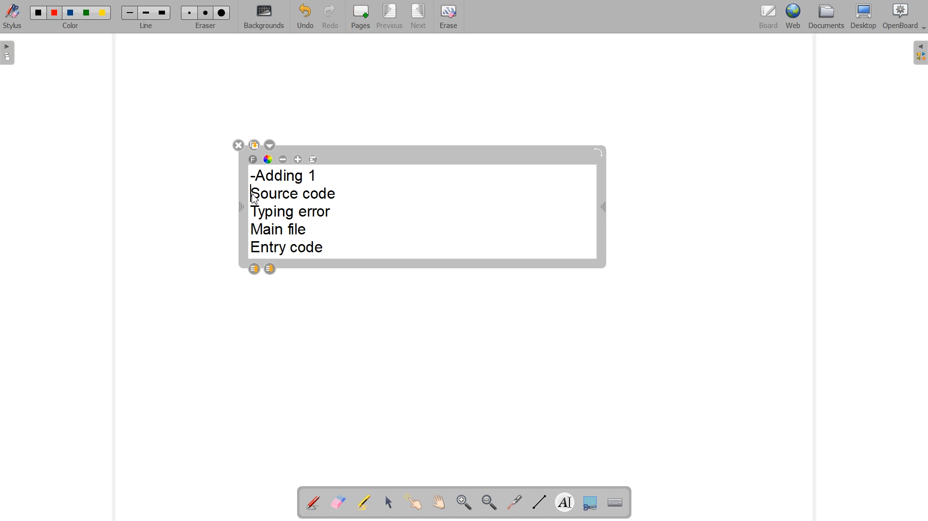 The height and width of the screenshot is (521, 928). I want to click on Stylus, so click(13, 18).